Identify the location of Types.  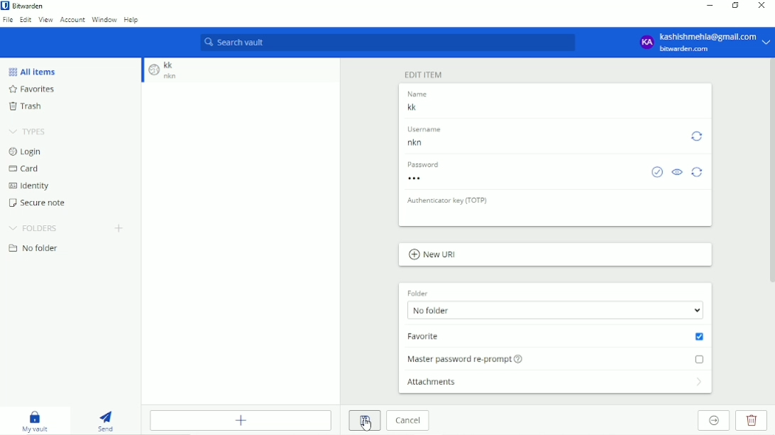
(30, 132).